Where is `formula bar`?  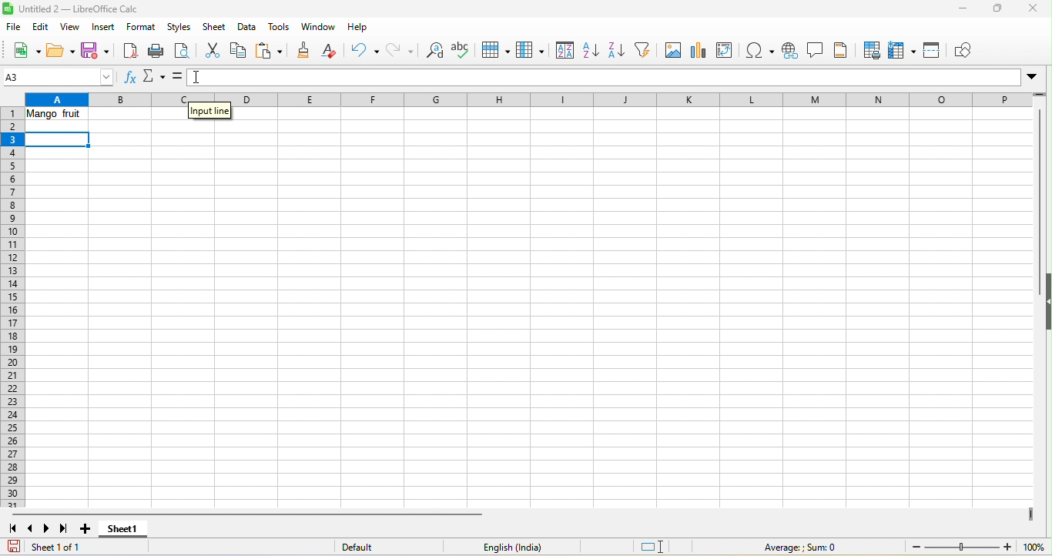
formula bar is located at coordinates (642, 79).